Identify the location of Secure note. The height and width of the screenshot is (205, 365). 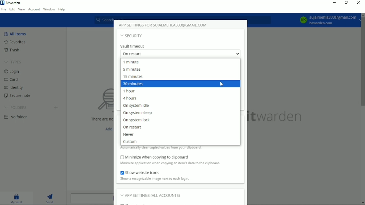
(17, 95).